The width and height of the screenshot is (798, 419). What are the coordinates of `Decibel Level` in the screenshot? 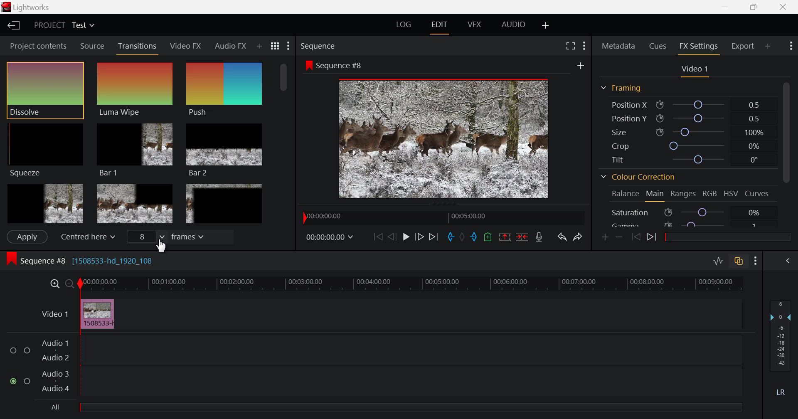 It's located at (781, 346).